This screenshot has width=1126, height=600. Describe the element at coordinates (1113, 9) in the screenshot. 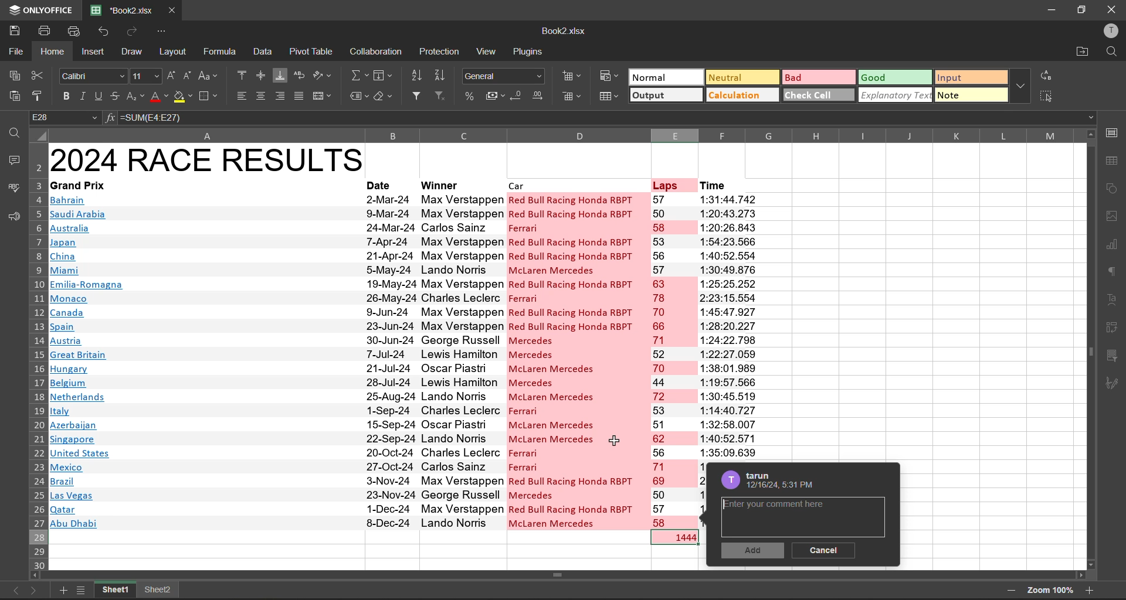

I see `close` at that location.